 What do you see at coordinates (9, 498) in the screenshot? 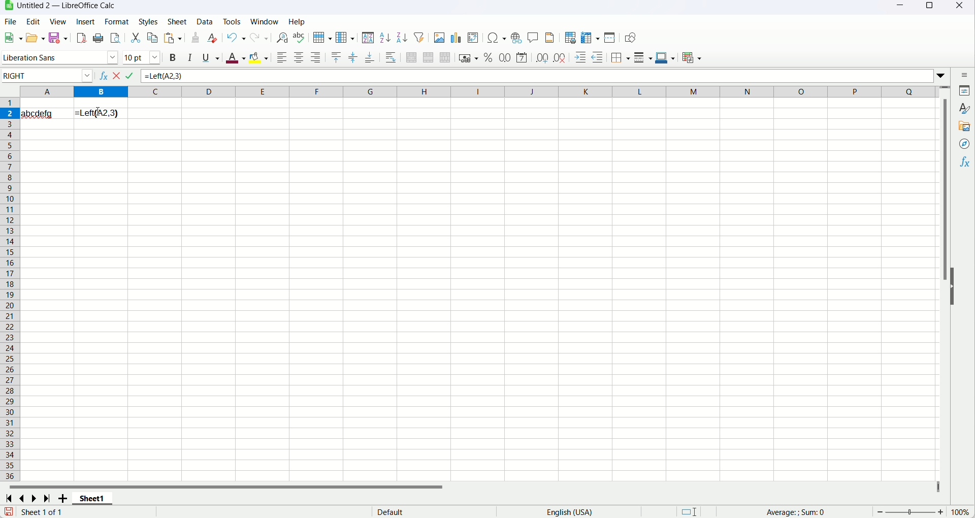
I see `scroll to first page` at bounding box center [9, 498].